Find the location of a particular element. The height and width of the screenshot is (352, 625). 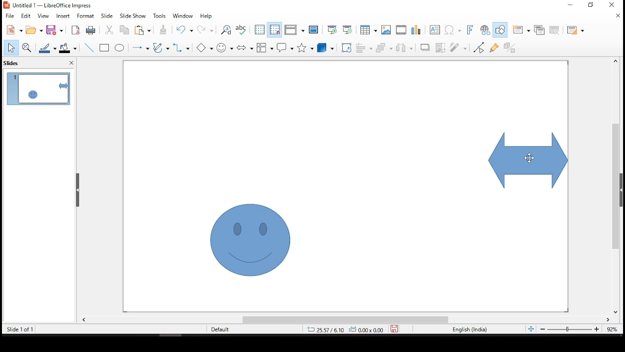

filter is located at coordinates (459, 46).